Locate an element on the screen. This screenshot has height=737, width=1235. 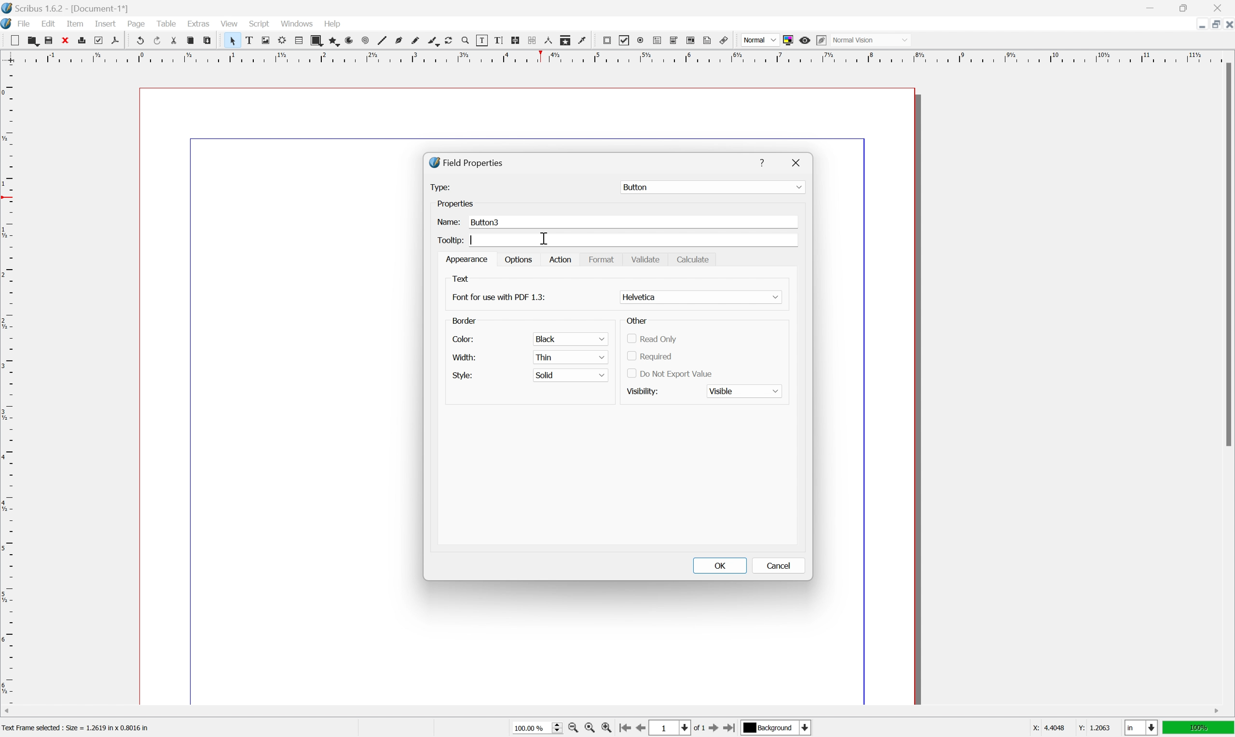
edit contents of frame is located at coordinates (482, 40).